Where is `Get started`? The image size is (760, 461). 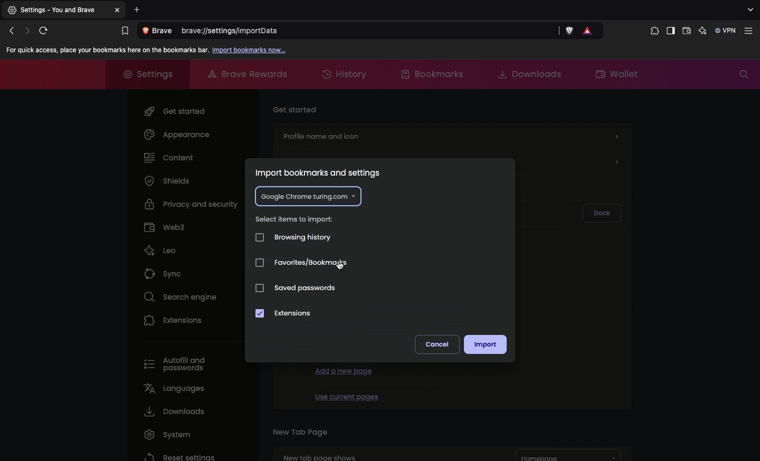 Get started is located at coordinates (177, 109).